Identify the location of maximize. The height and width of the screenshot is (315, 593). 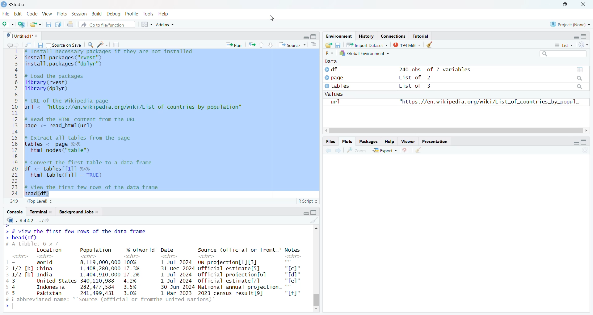
(313, 36).